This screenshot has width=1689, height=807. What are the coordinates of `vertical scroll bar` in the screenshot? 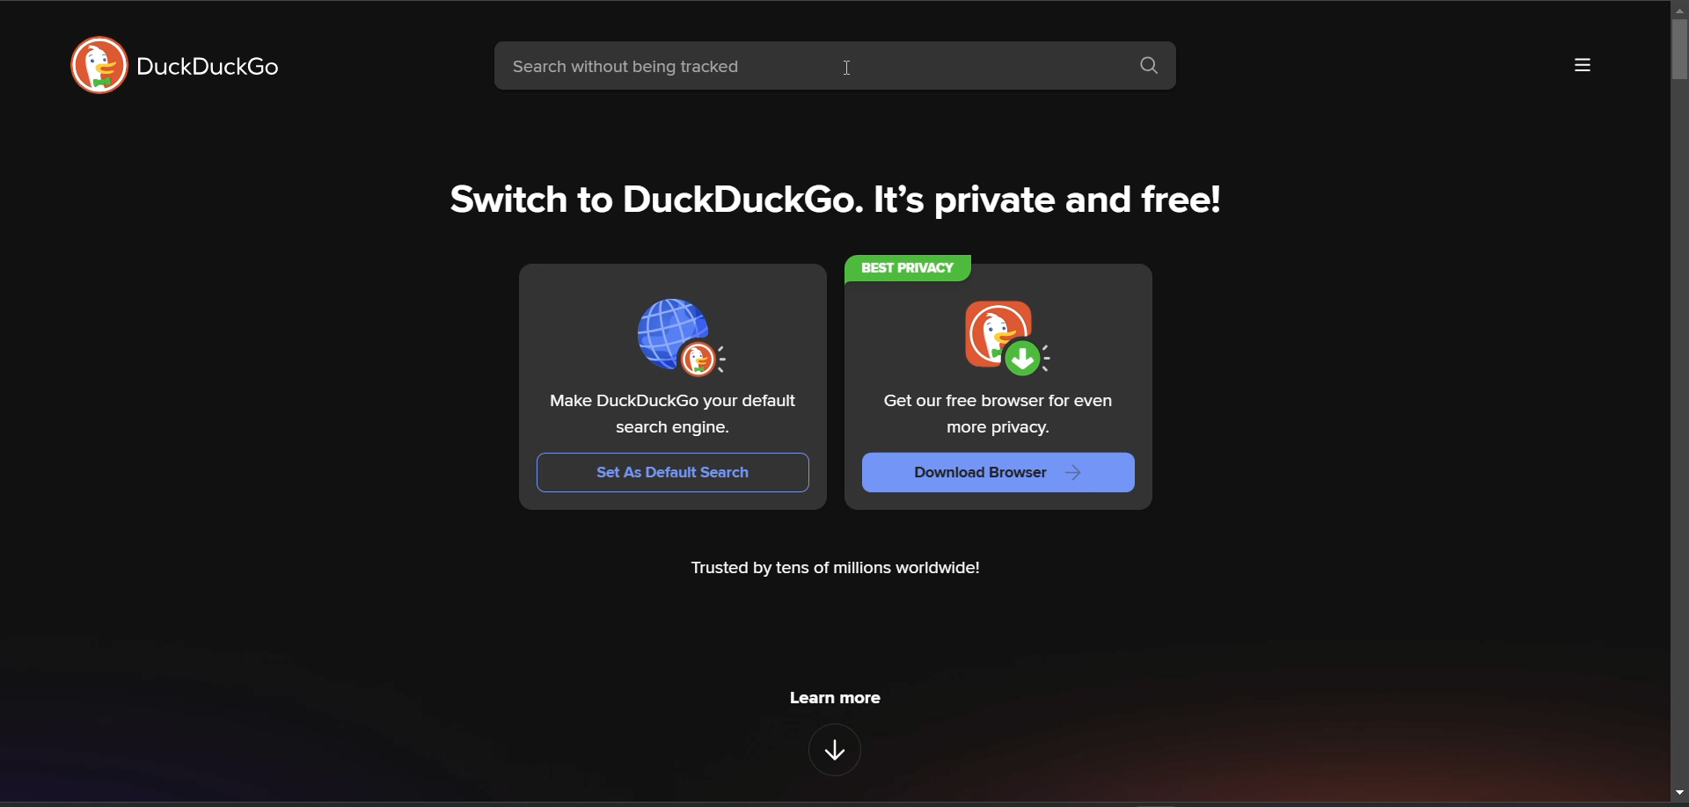 It's located at (1677, 53).